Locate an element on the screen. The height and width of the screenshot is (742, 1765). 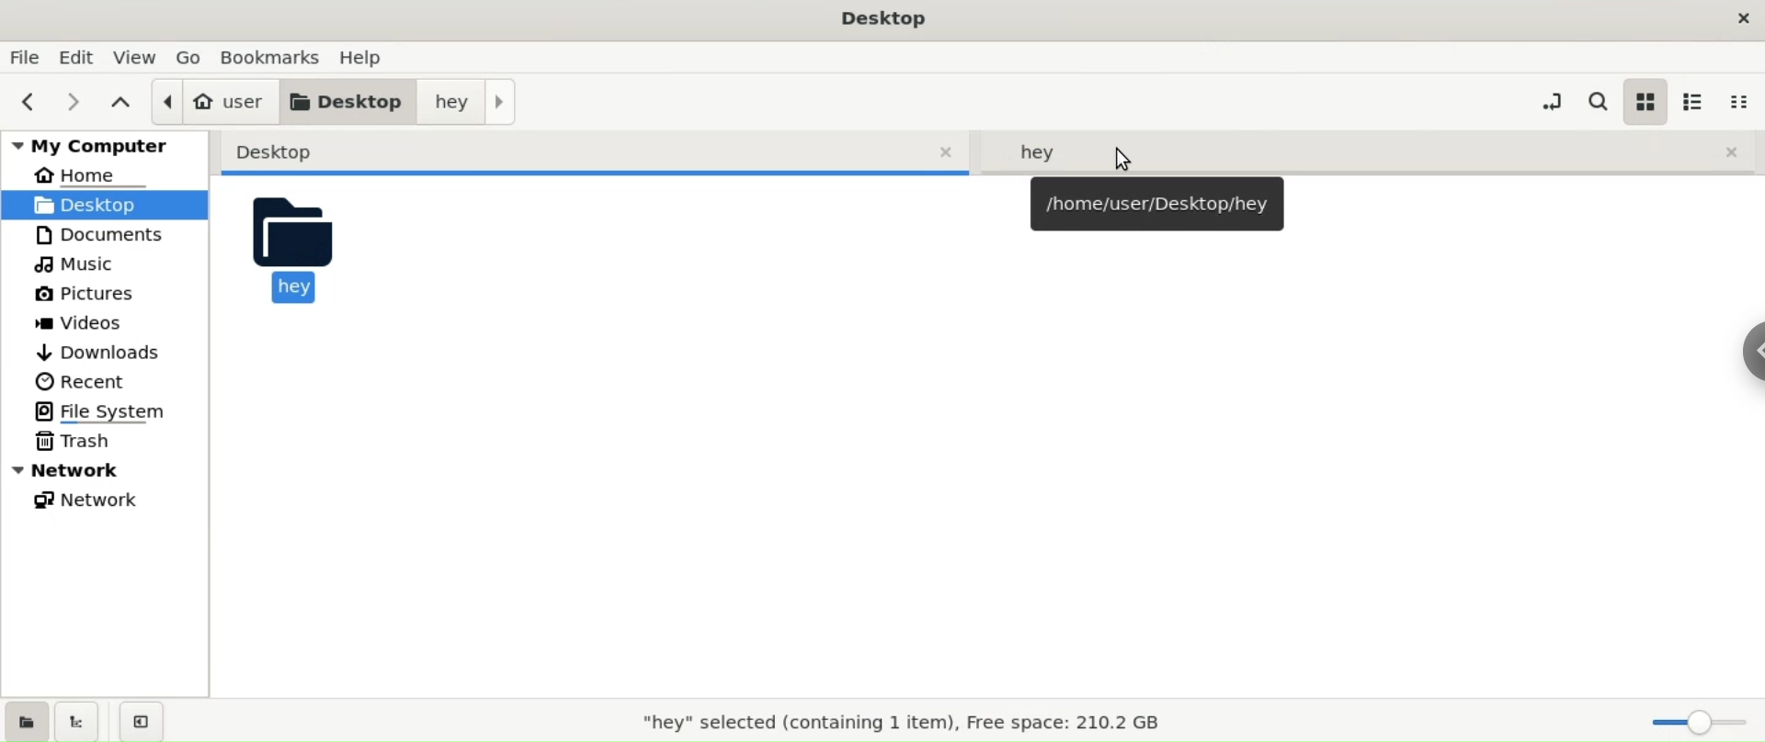
go is located at coordinates (189, 56).